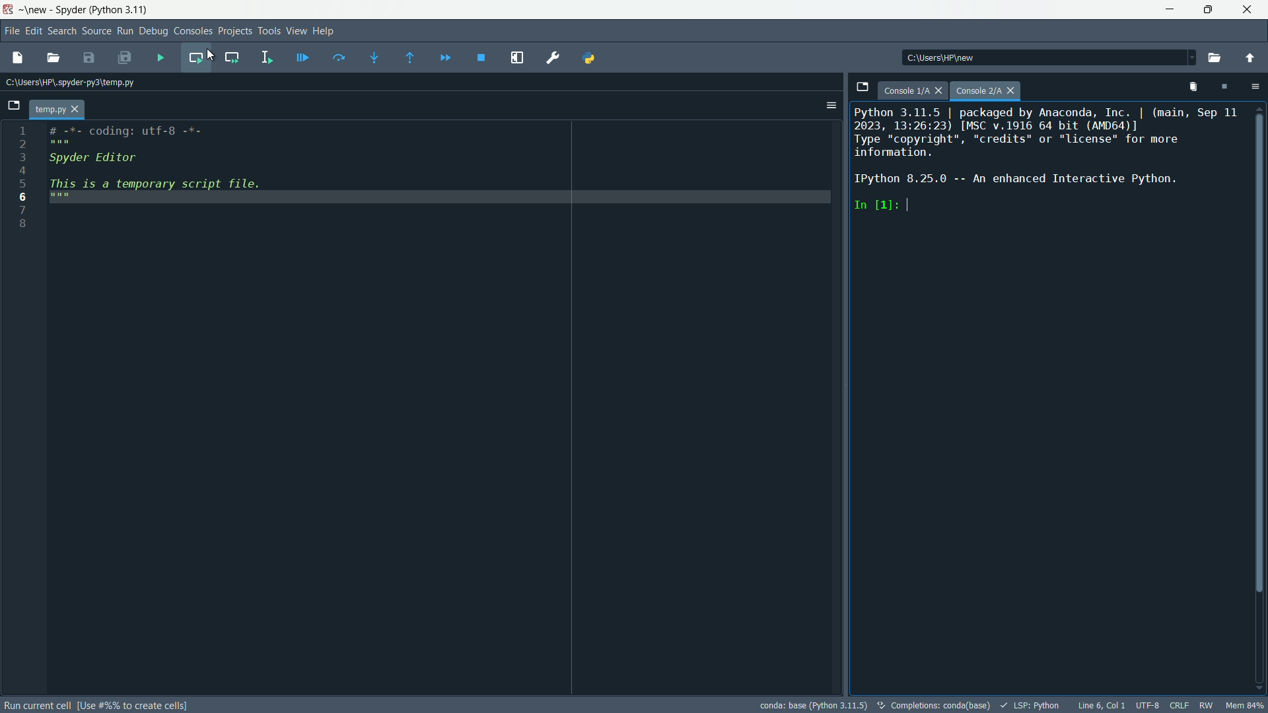  What do you see at coordinates (193, 31) in the screenshot?
I see `consoles menu` at bounding box center [193, 31].